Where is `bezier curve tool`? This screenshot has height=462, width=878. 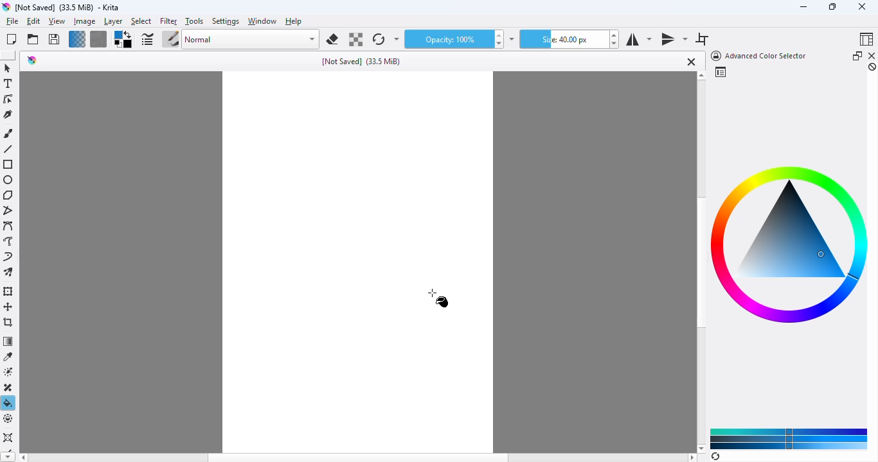 bezier curve tool is located at coordinates (9, 225).